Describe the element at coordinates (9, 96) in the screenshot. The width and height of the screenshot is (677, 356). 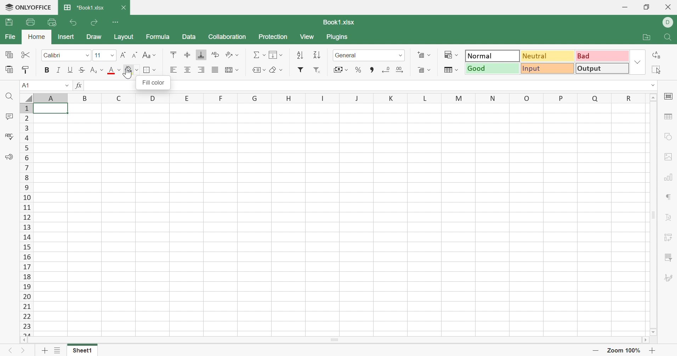
I see `Find` at that location.